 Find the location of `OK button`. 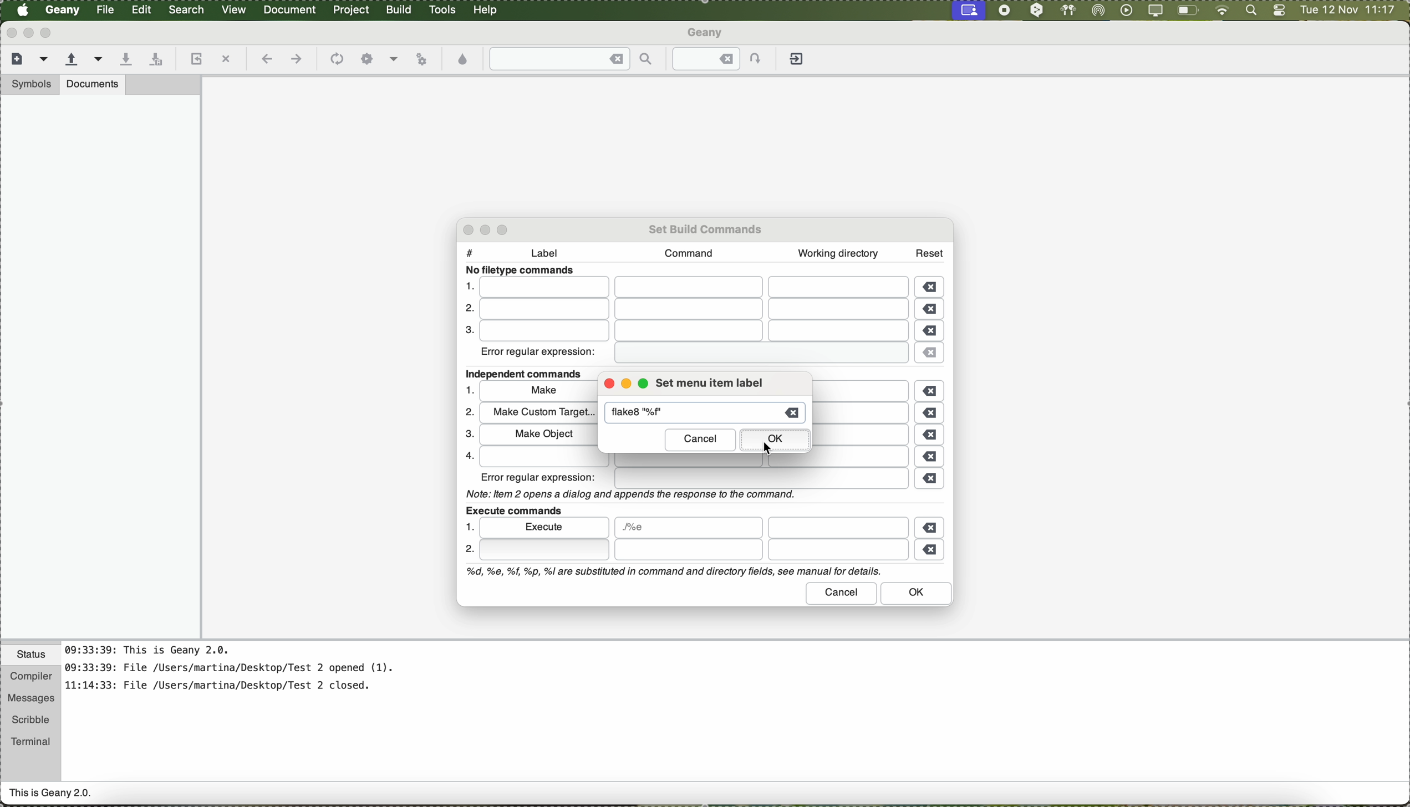

OK button is located at coordinates (917, 594).